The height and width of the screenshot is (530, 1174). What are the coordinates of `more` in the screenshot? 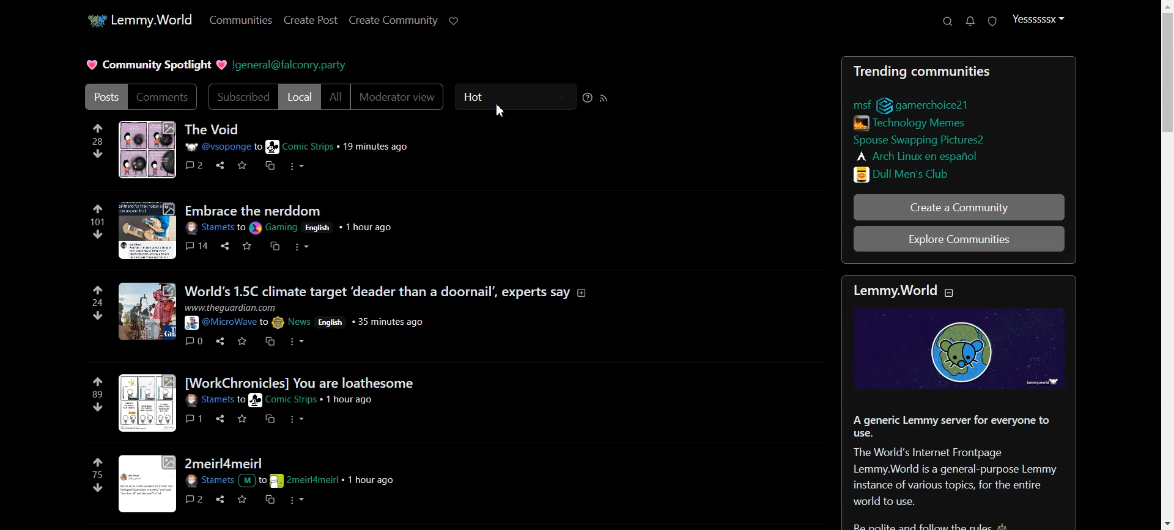 It's located at (298, 167).